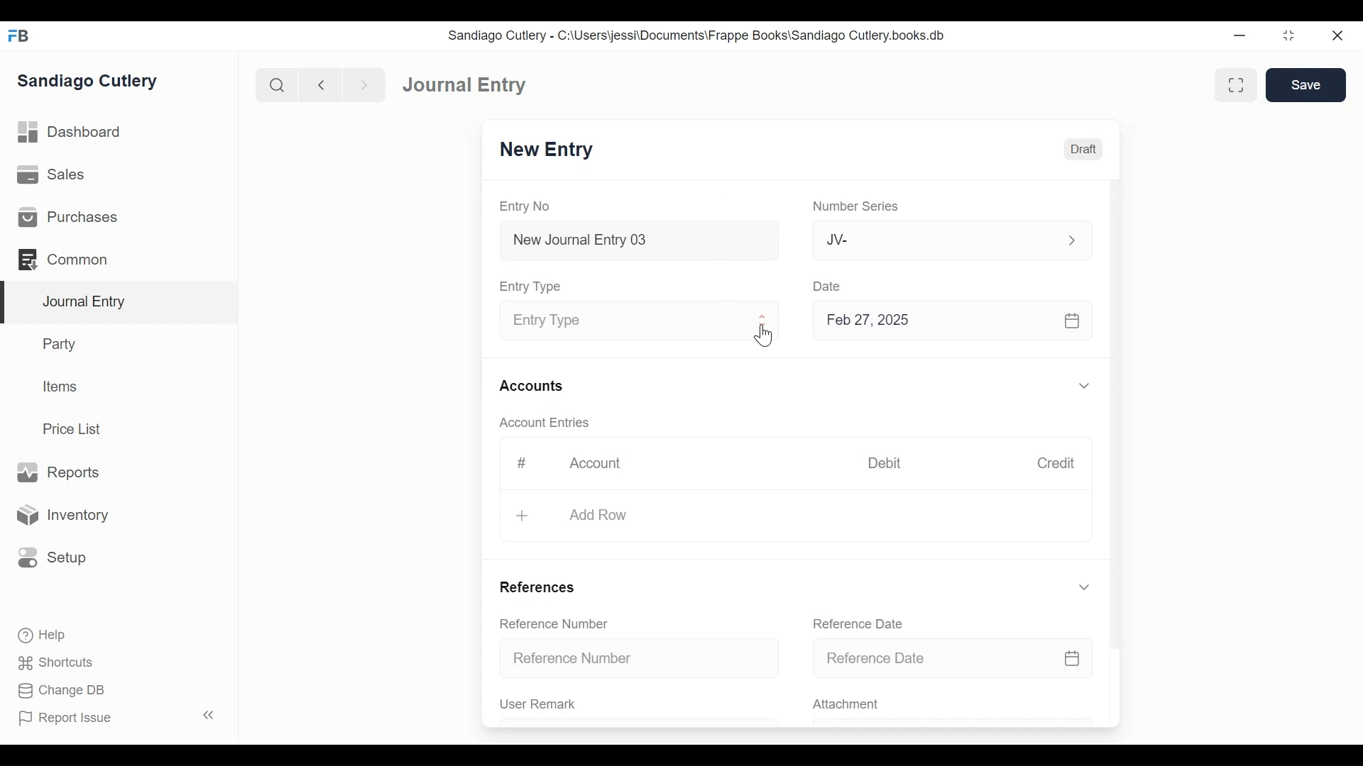 This screenshot has height=766, width=1363. Describe the element at coordinates (697, 35) in the screenshot. I see `Sandiago Cutlery - C:\Users\jessi\Documents\Frappe Books\Sandiago Cutlery.books.db` at that location.